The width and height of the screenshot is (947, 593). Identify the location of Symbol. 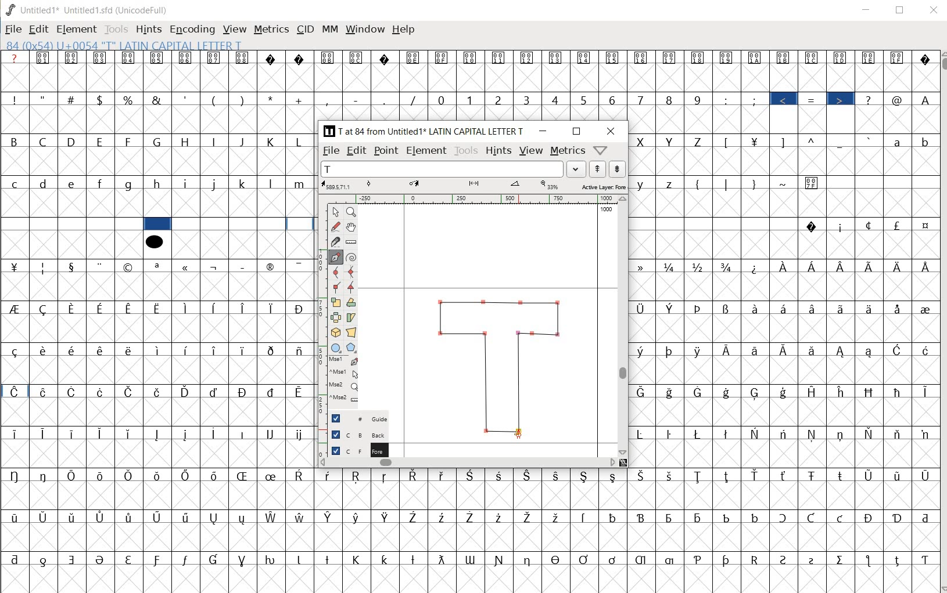
(643, 433).